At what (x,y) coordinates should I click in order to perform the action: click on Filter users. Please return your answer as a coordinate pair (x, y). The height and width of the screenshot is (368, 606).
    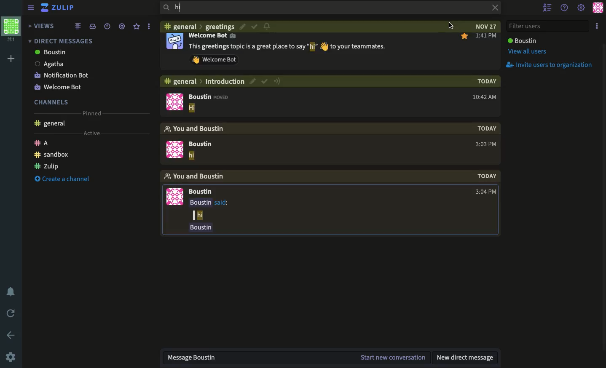
    Looking at the image, I should click on (549, 26).